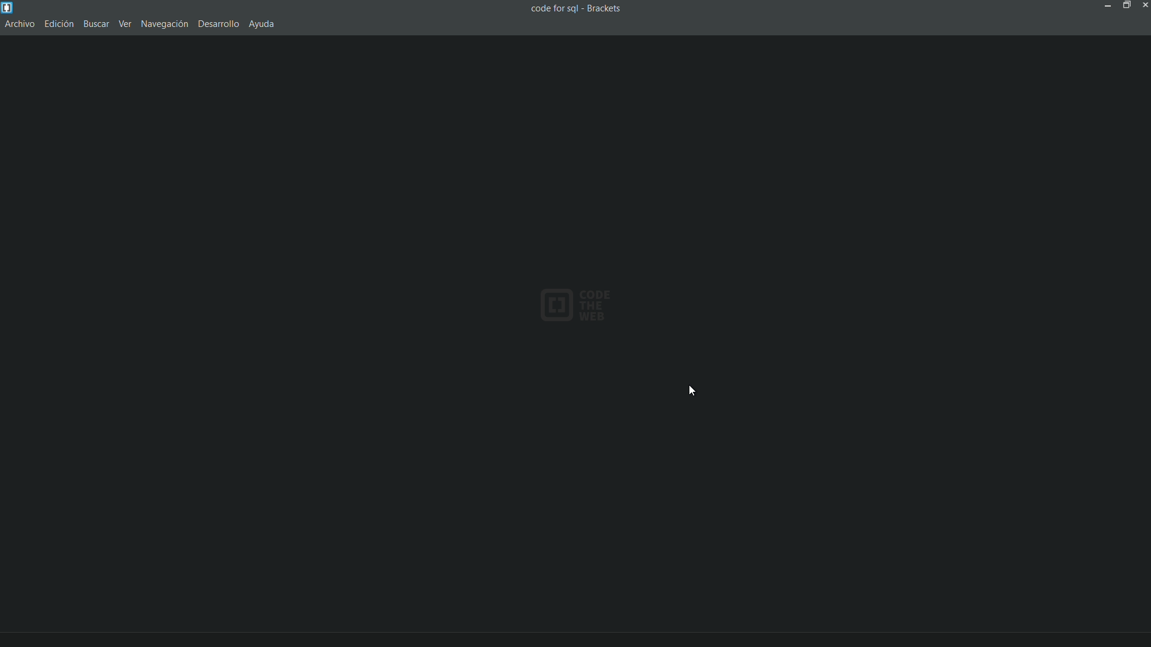 Image resolution: width=1151 pixels, height=647 pixels. What do you see at coordinates (1125, 6) in the screenshot?
I see `maximize` at bounding box center [1125, 6].